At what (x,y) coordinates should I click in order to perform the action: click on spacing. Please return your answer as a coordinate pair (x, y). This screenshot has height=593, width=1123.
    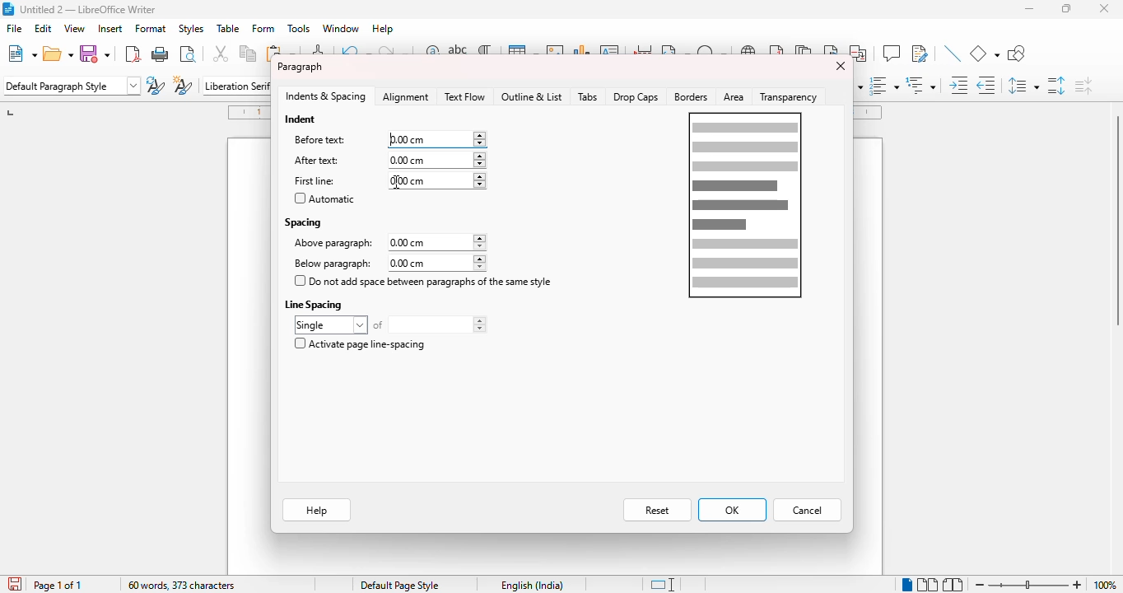
    Looking at the image, I should click on (304, 222).